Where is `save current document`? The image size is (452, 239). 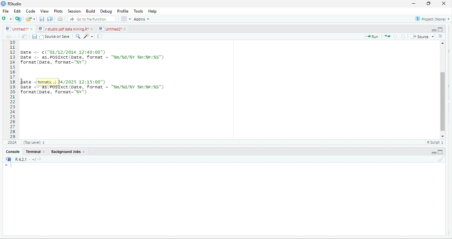 save current document is located at coordinates (41, 20).